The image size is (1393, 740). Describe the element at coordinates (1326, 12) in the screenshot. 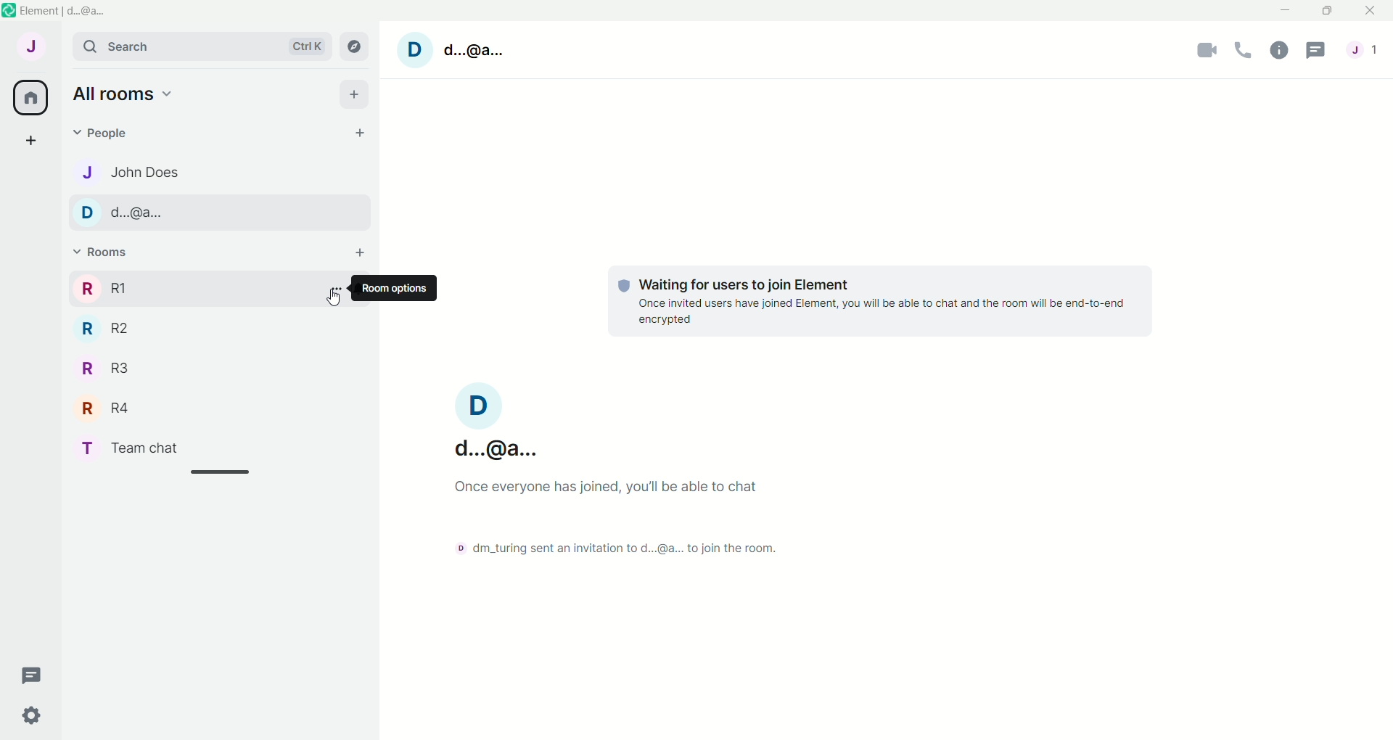

I see `maximize` at that location.